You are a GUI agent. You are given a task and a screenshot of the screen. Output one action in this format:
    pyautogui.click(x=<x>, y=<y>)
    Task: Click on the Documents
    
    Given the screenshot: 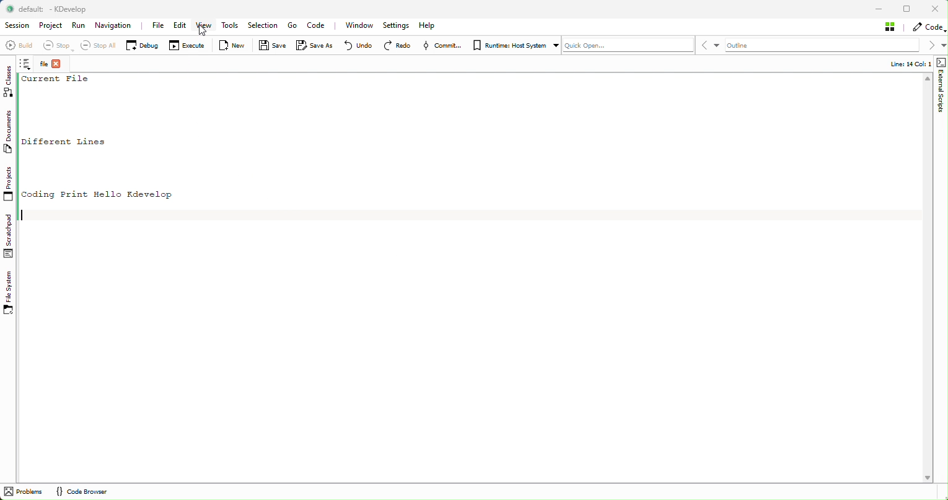 What is the action you would take?
    pyautogui.click(x=11, y=134)
    